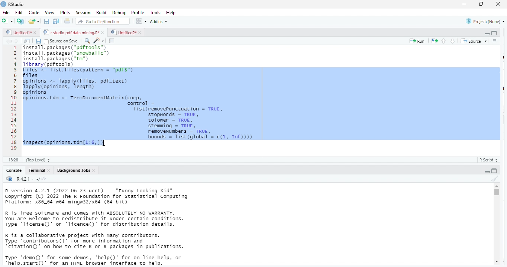 This screenshot has height=267, width=507. I want to click on run, so click(417, 41).